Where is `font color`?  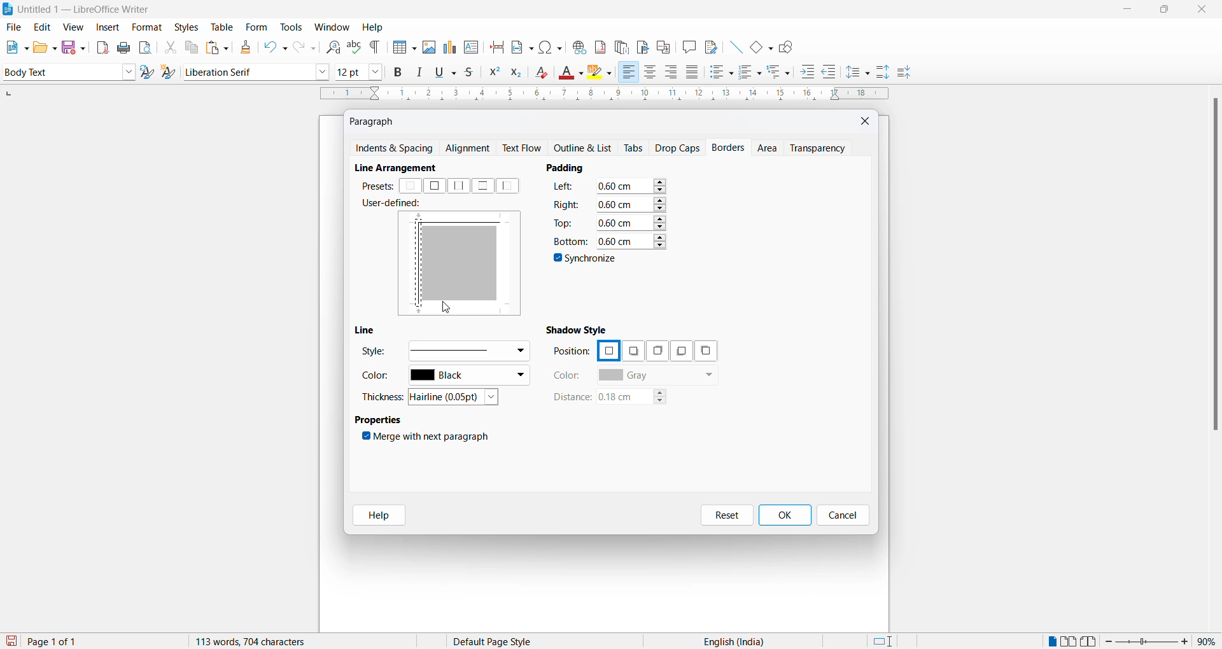
font color is located at coordinates (572, 73).